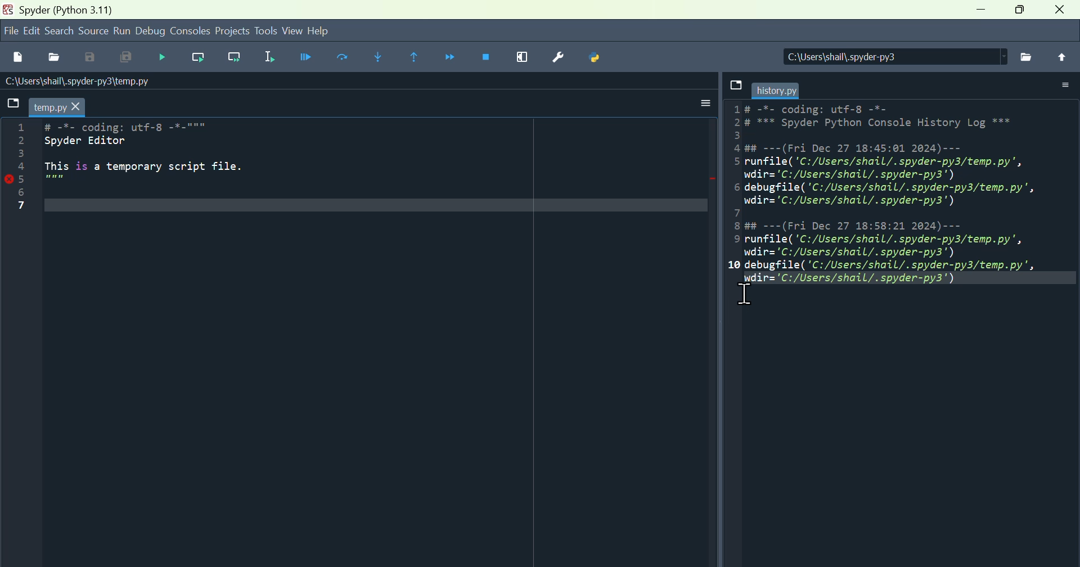  What do you see at coordinates (60, 106) in the screenshot?
I see `filename -temp.py` at bounding box center [60, 106].